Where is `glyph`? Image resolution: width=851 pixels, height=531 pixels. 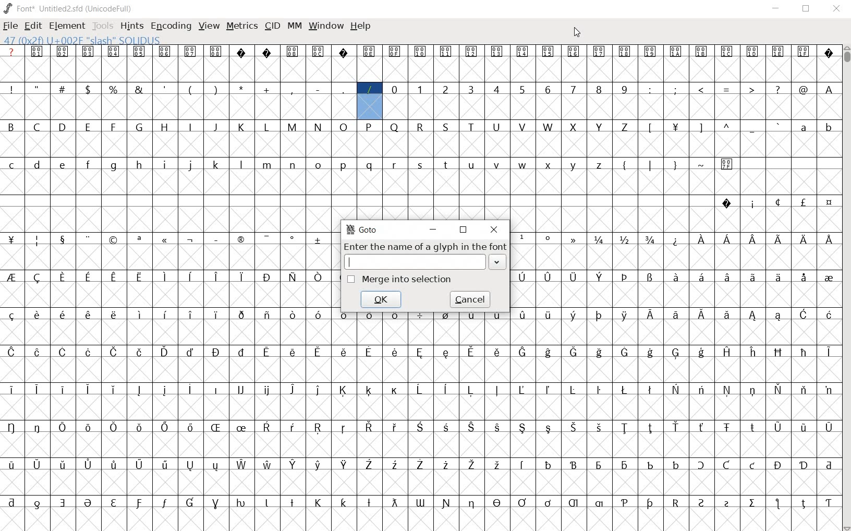 glyph is located at coordinates (804, 51).